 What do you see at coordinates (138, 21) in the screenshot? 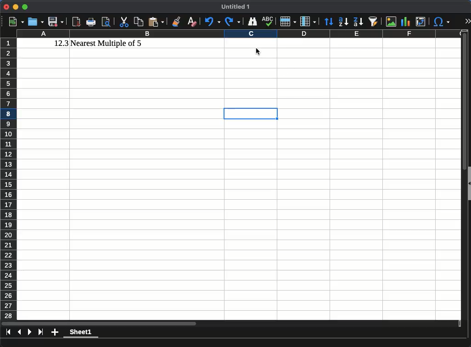
I see `copy` at bounding box center [138, 21].